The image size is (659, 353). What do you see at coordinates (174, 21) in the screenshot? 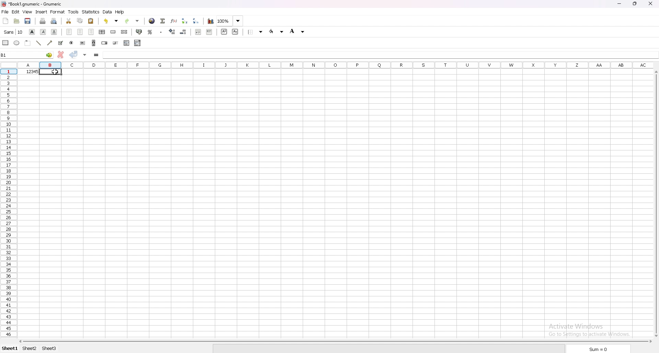
I see `function` at bounding box center [174, 21].